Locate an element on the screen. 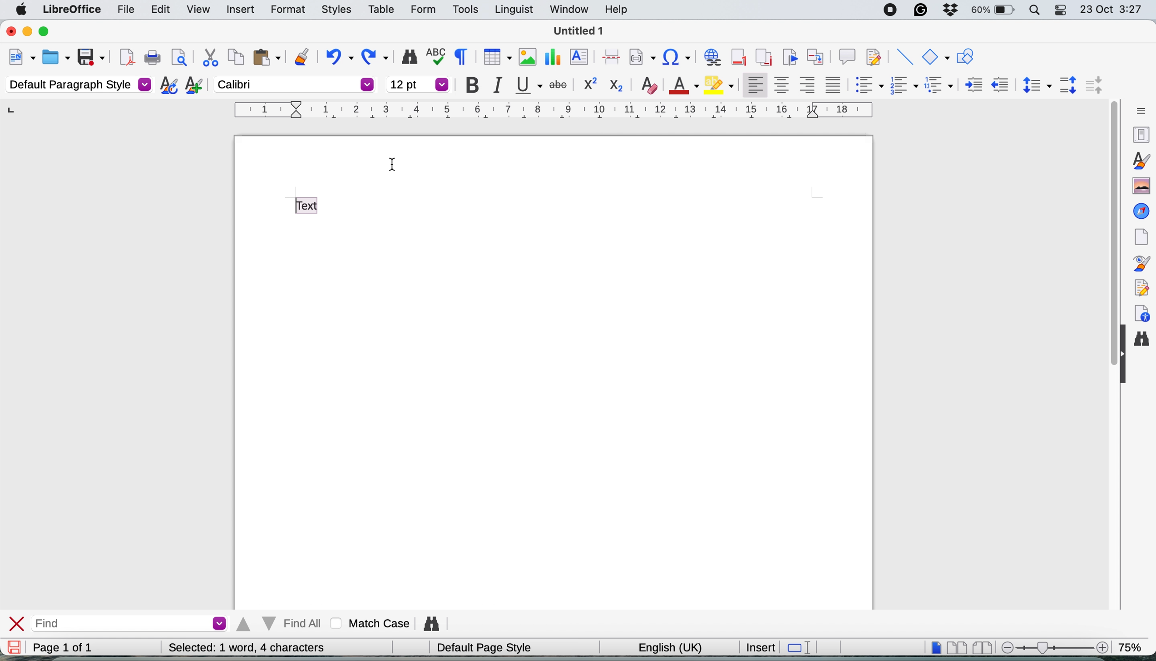 This screenshot has width=1156, height=661. font size is located at coordinates (417, 84).